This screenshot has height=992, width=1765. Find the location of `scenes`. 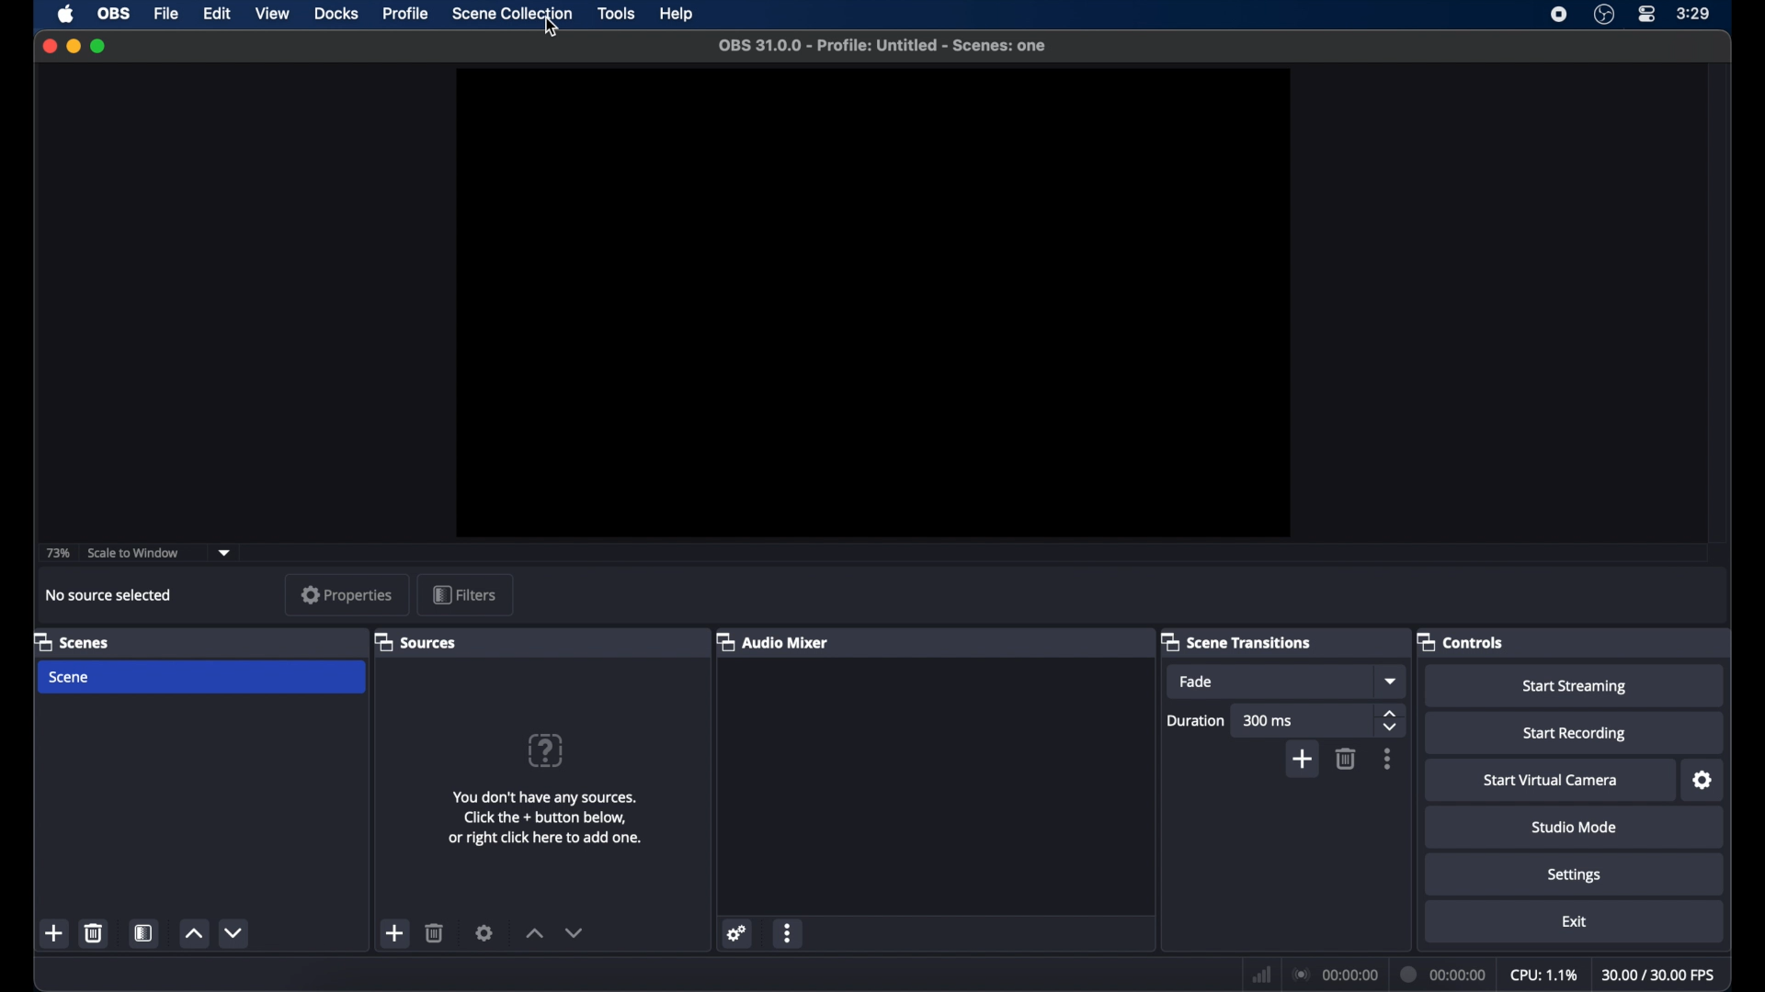

scenes is located at coordinates (73, 641).